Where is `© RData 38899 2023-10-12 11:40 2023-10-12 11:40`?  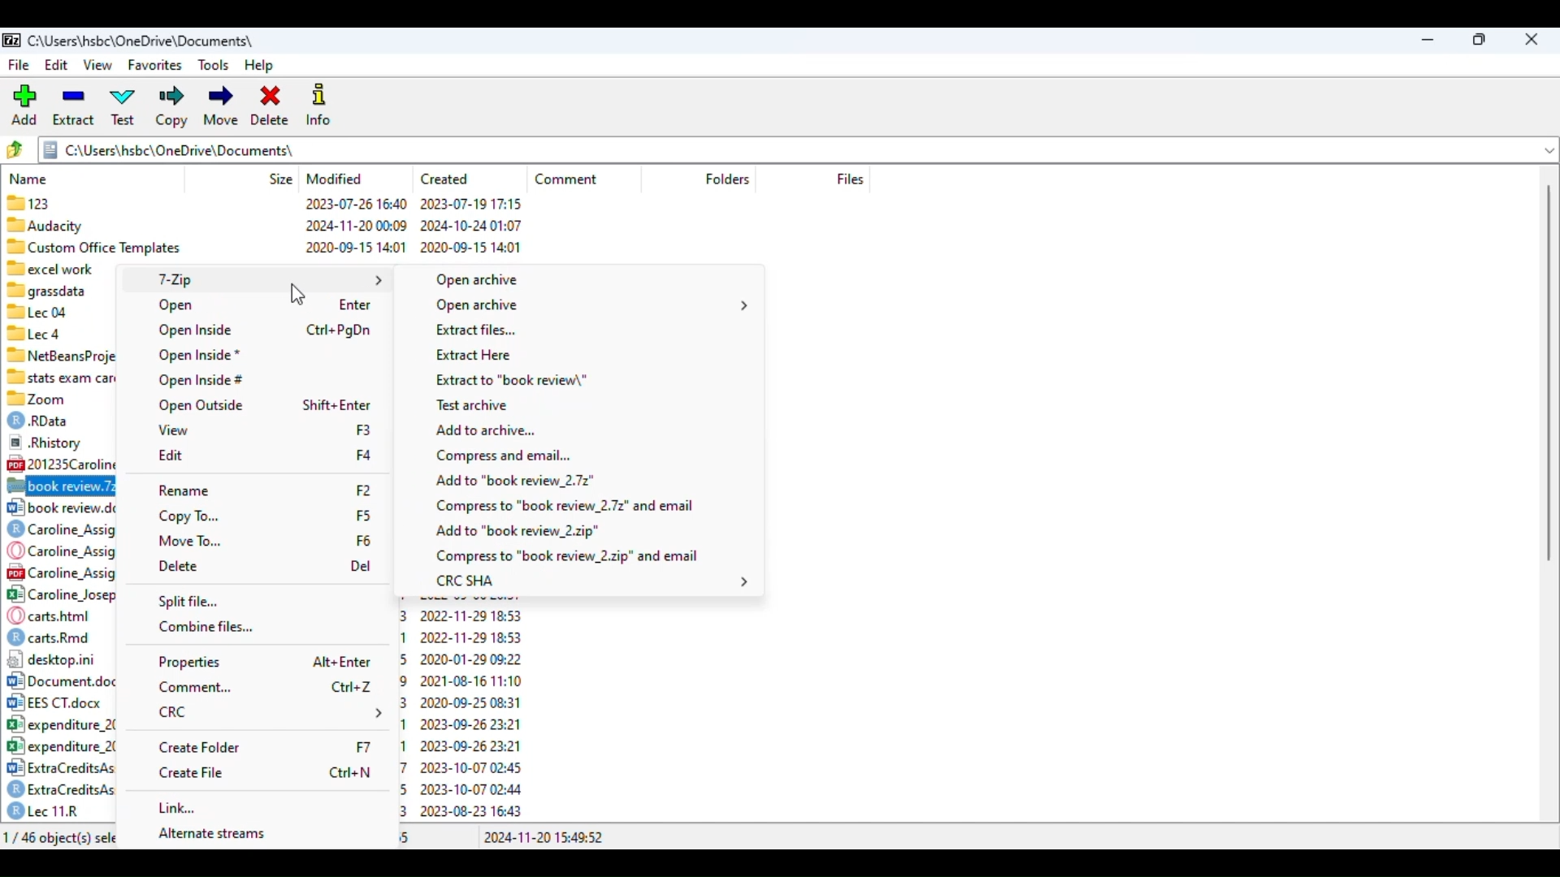 © RData 38899 2023-10-12 11:40 2023-10-12 11:40 is located at coordinates (57, 418).